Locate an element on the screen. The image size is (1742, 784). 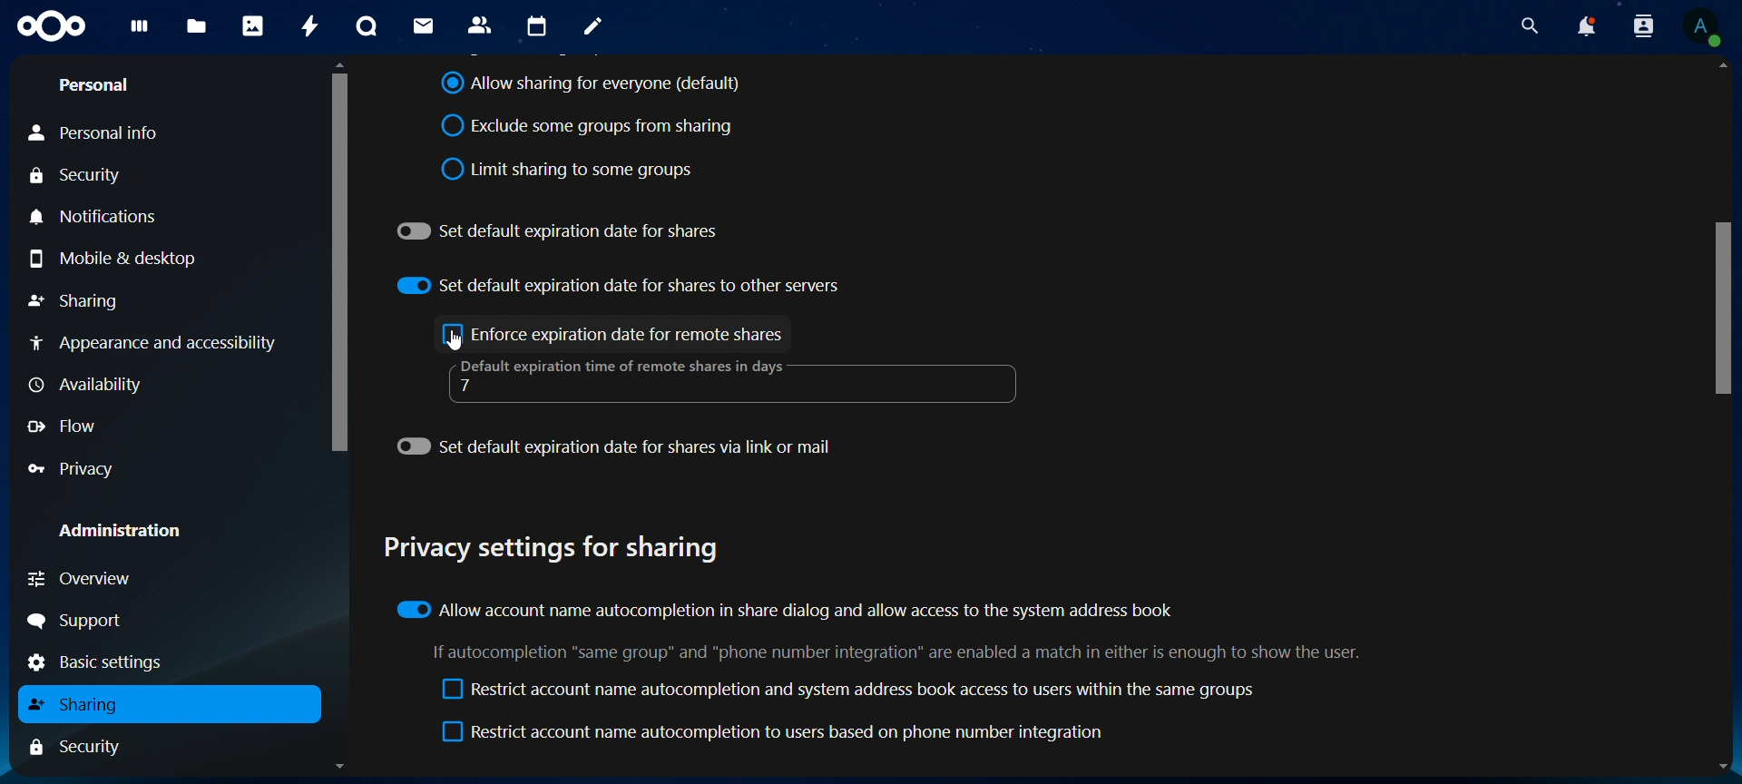
calendar is located at coordinates (535, 27).